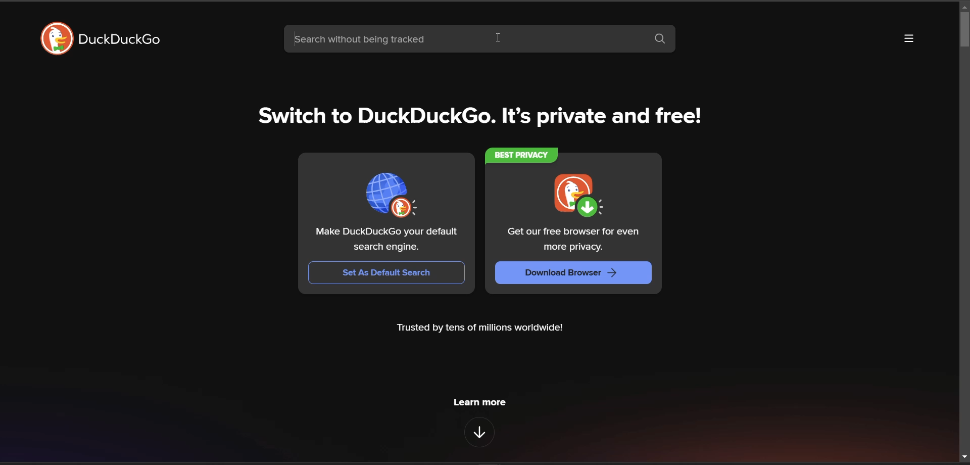  I want to click on cursor, so click(499, 38).